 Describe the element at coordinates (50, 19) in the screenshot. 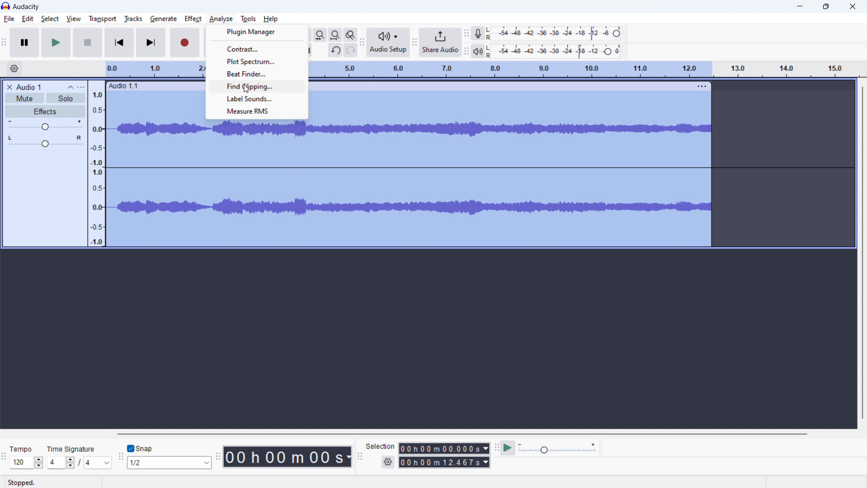

I see `select` at that location.